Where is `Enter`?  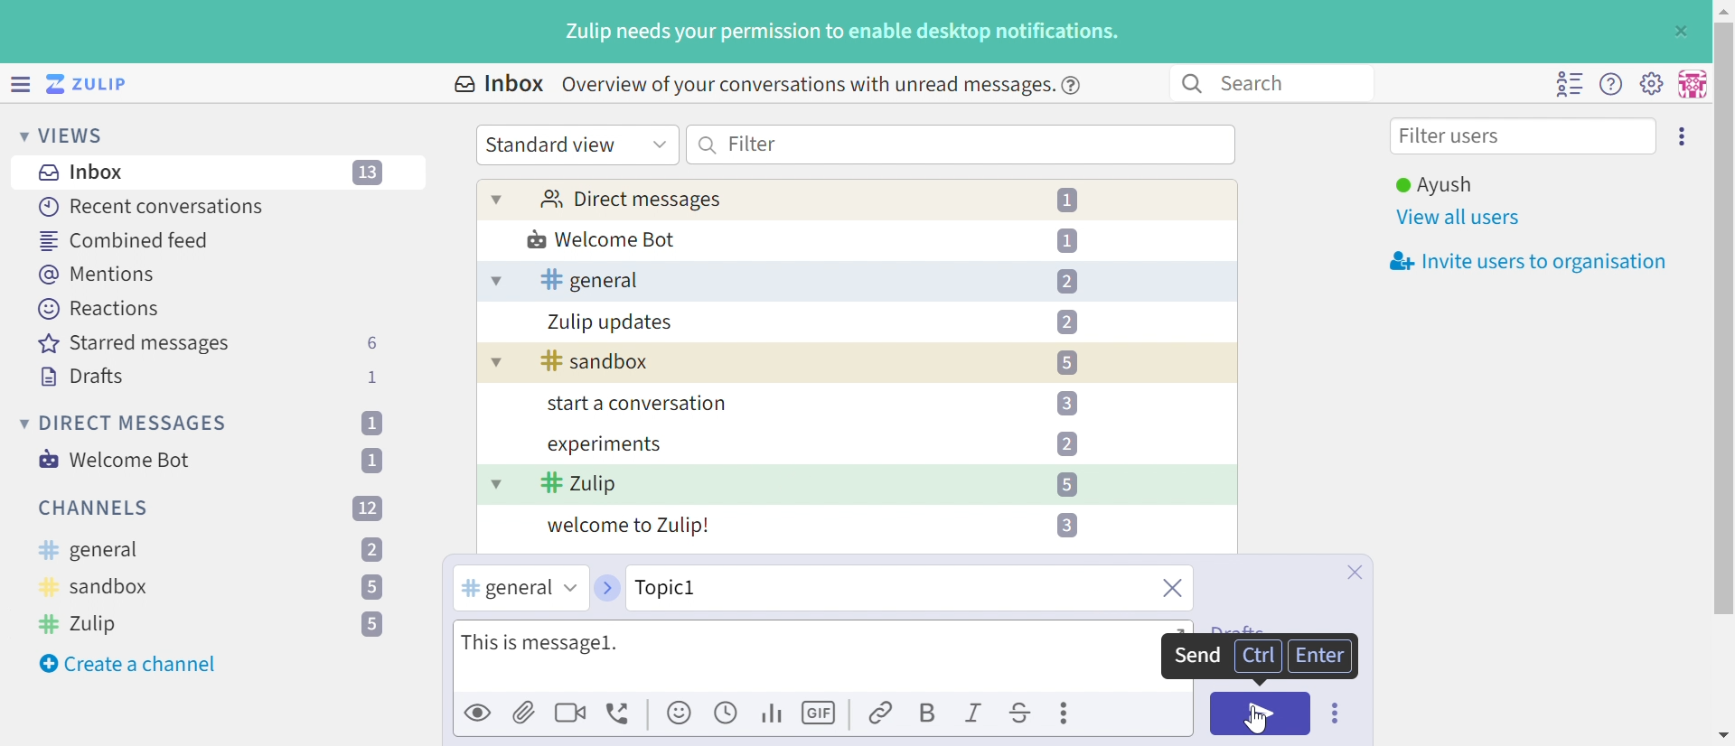
Enter is located at coordinates (1322, 655).